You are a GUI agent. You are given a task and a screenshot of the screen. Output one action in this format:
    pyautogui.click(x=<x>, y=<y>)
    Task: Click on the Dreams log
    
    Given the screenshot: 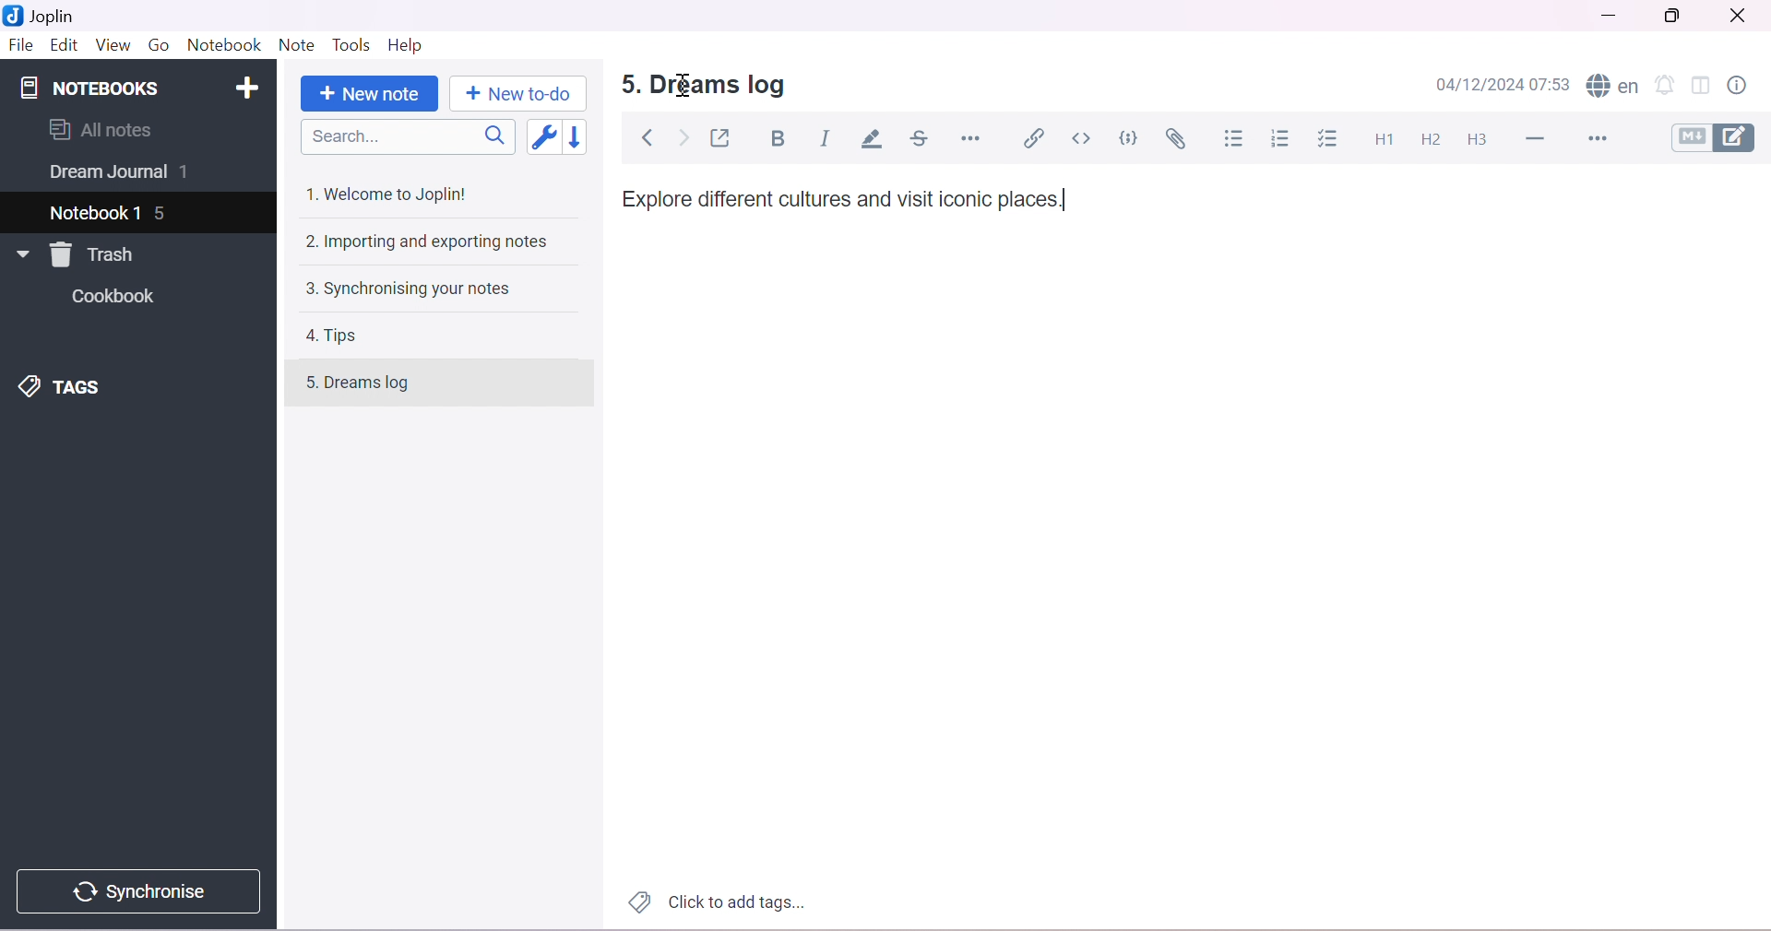 What is the action you would take?
    pyautogui.click(x=377, y=384)
    